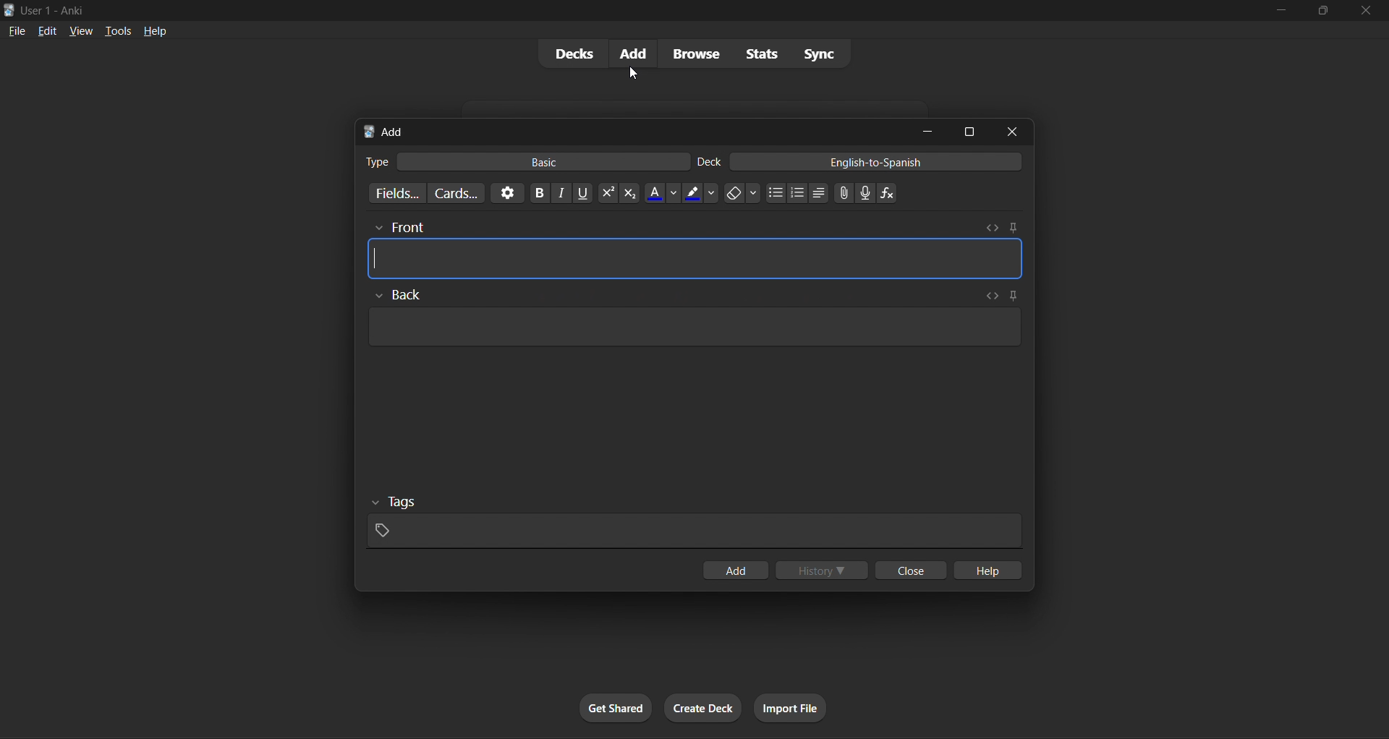  I want to click on sync, so click(817, 51).